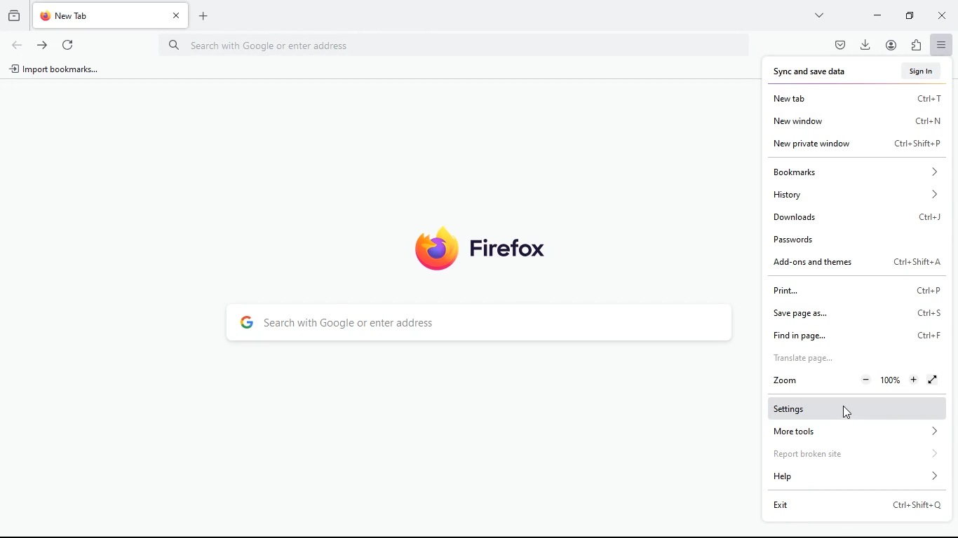 This screenshot has width=958, height=538. I want to click on report broken site, so click(864, 454).